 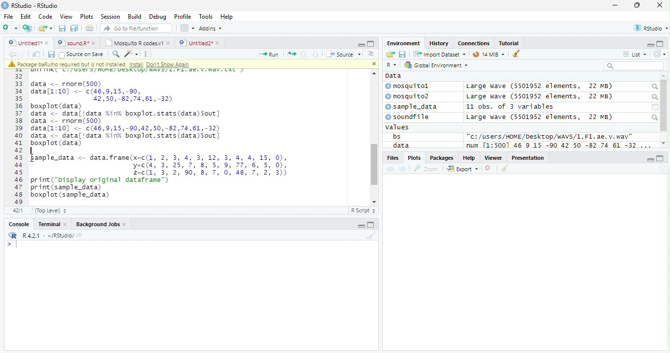 I want to click on Addins, so click(x=212, y=28).